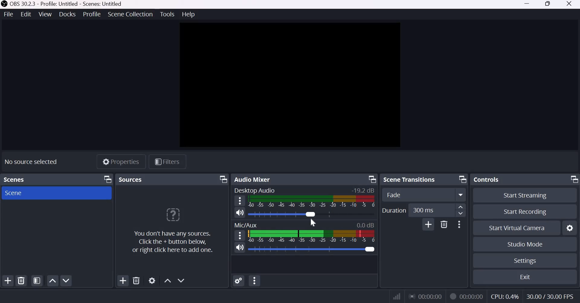 This screenshot has width=580, height=303. Describe the element at coordinates (462, 195) in the screenshot. I see `More options` at that location.